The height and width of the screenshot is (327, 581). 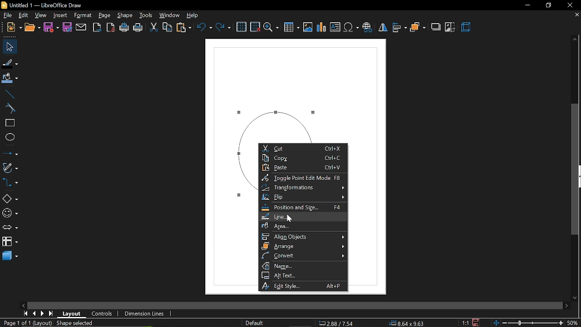 What do you see at coordinates (547, 6) in the screenshot?
I see `restore down` at bounding box center [547, 6].